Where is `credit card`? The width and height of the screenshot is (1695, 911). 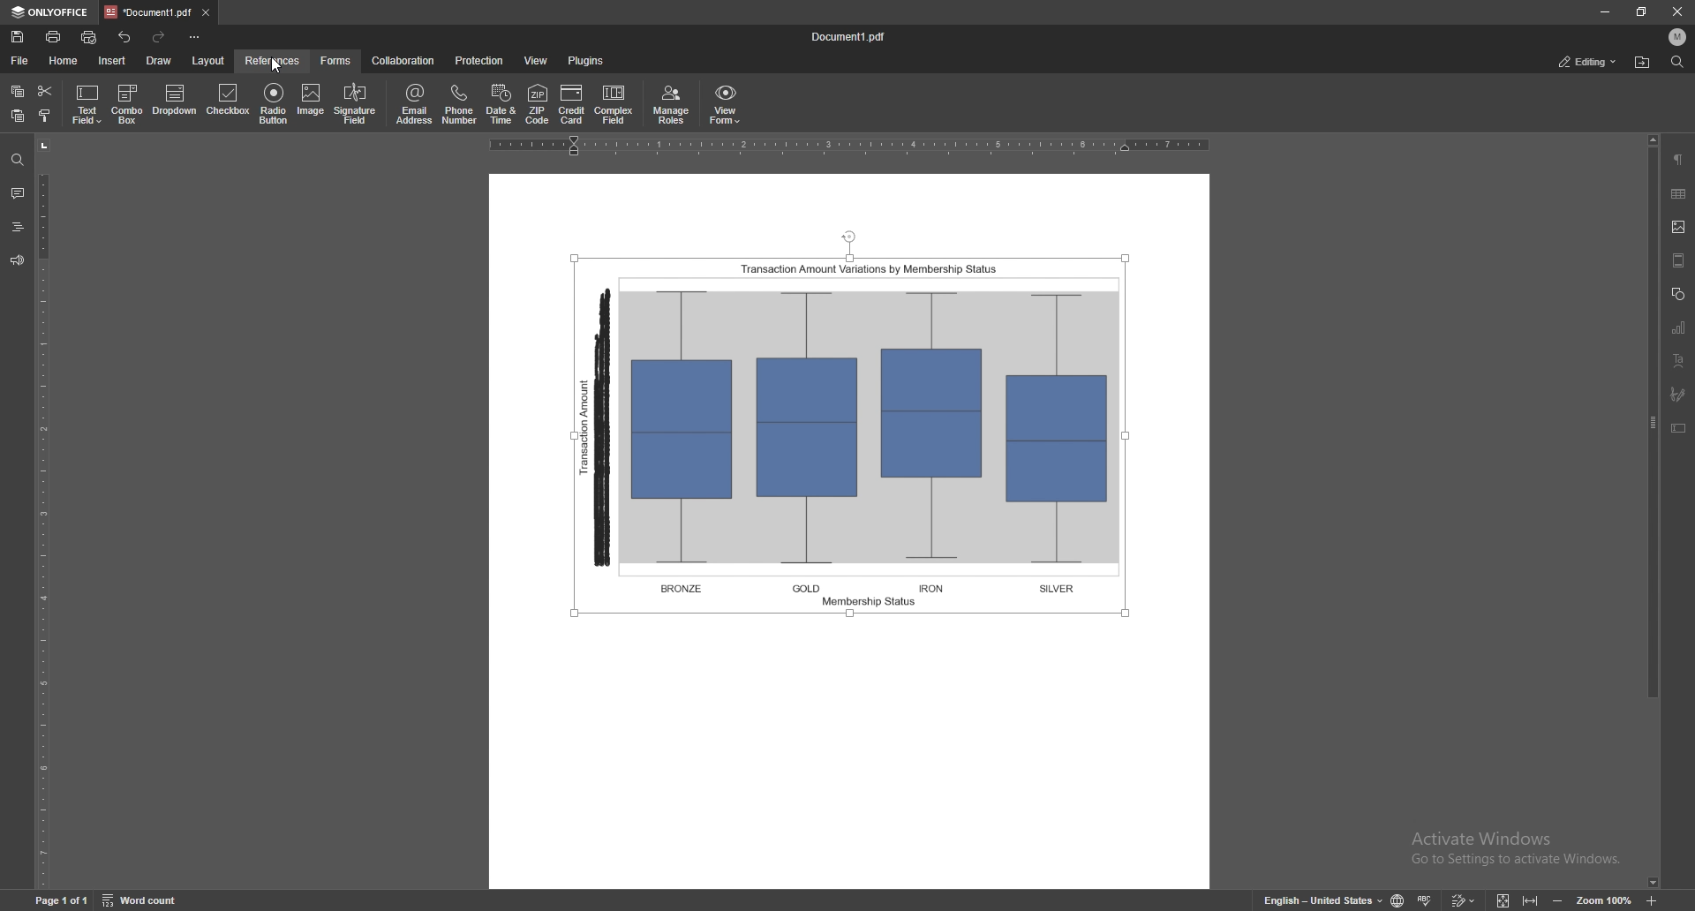 credit card is located at coordinates (570, 104).